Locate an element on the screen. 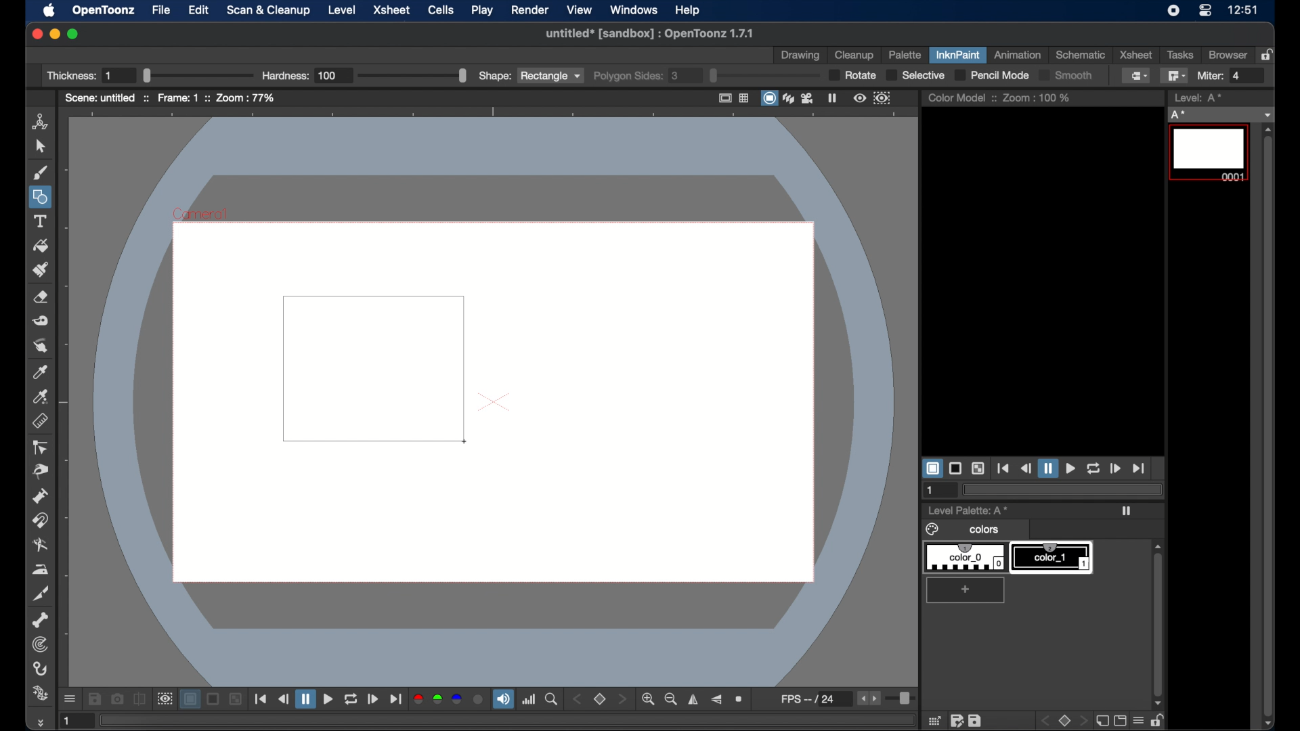 The image size is (1300, 731). polyline fill tool is located at coordinates (1174, 75).